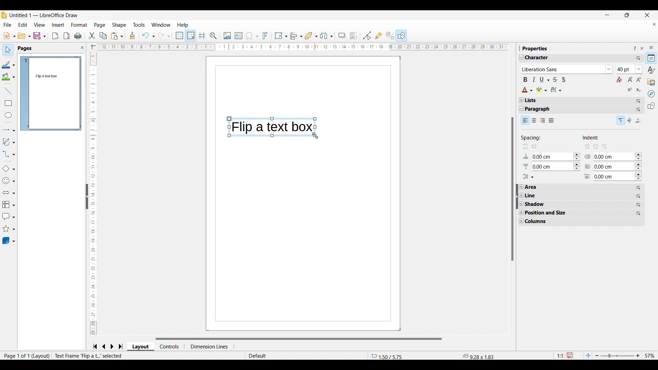  What do you see at coordinates (545, 79) in the screenshot?
I see `Underline options` at bounding box center [545, 79].